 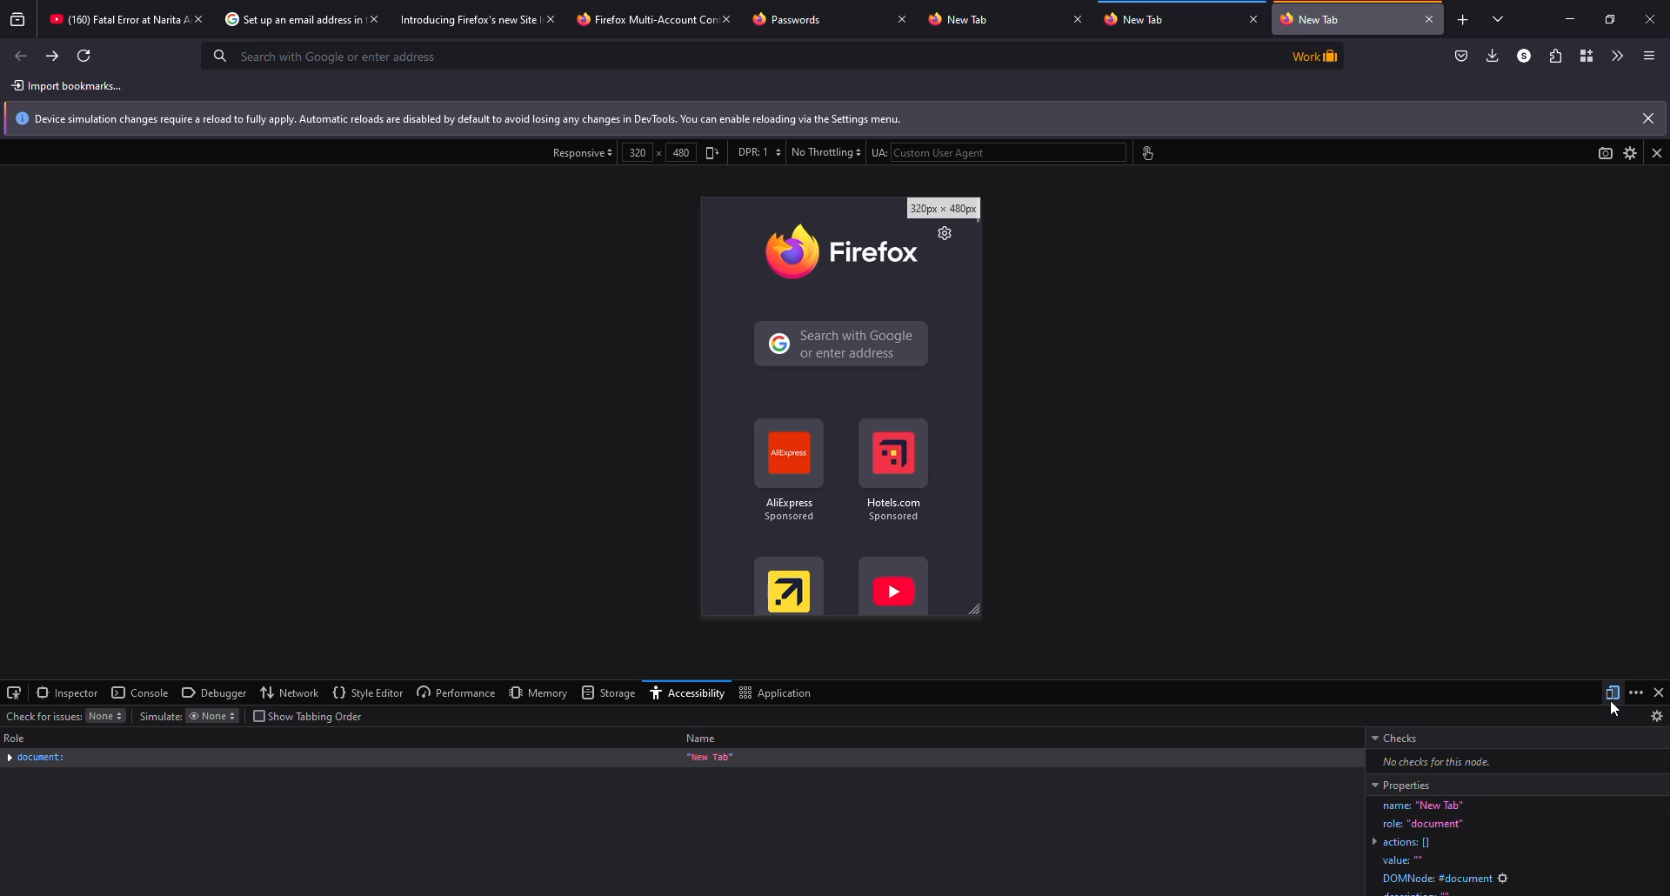 I want to click on Cursor, so click(x=1620, y=708).